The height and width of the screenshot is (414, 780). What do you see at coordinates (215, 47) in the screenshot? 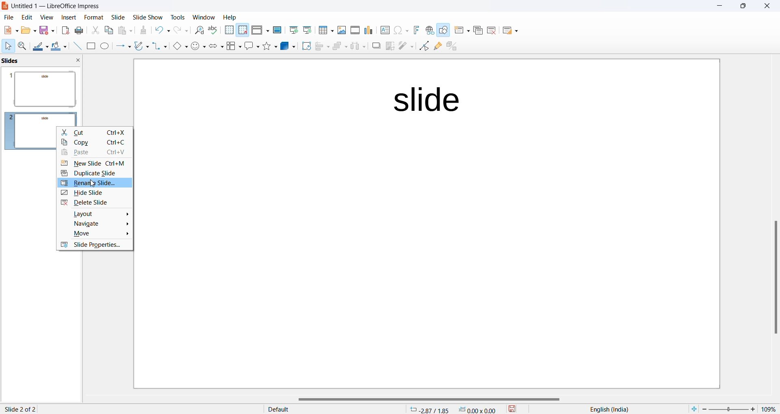
I see `Block arrows` at bounding box center [215, 47].